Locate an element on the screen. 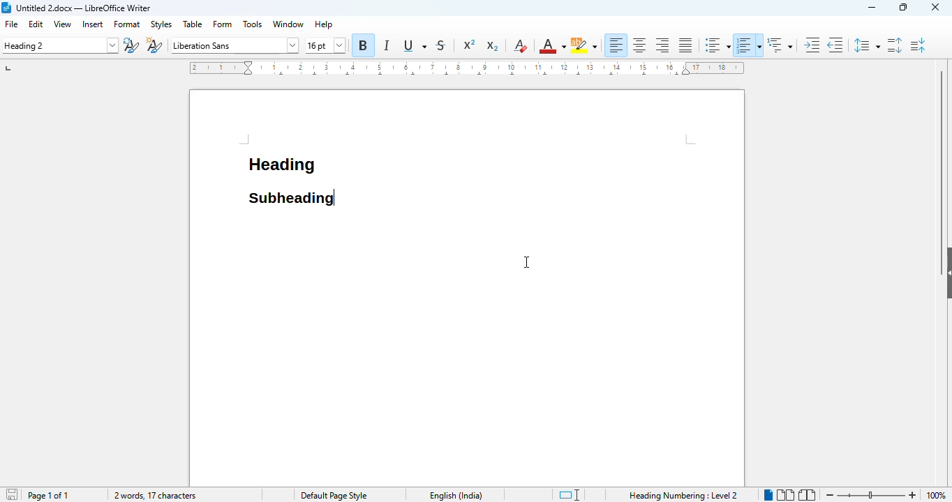 Image resolution: width=952 pixels, height=502 pixels. help is located at coordinates (325, 24).